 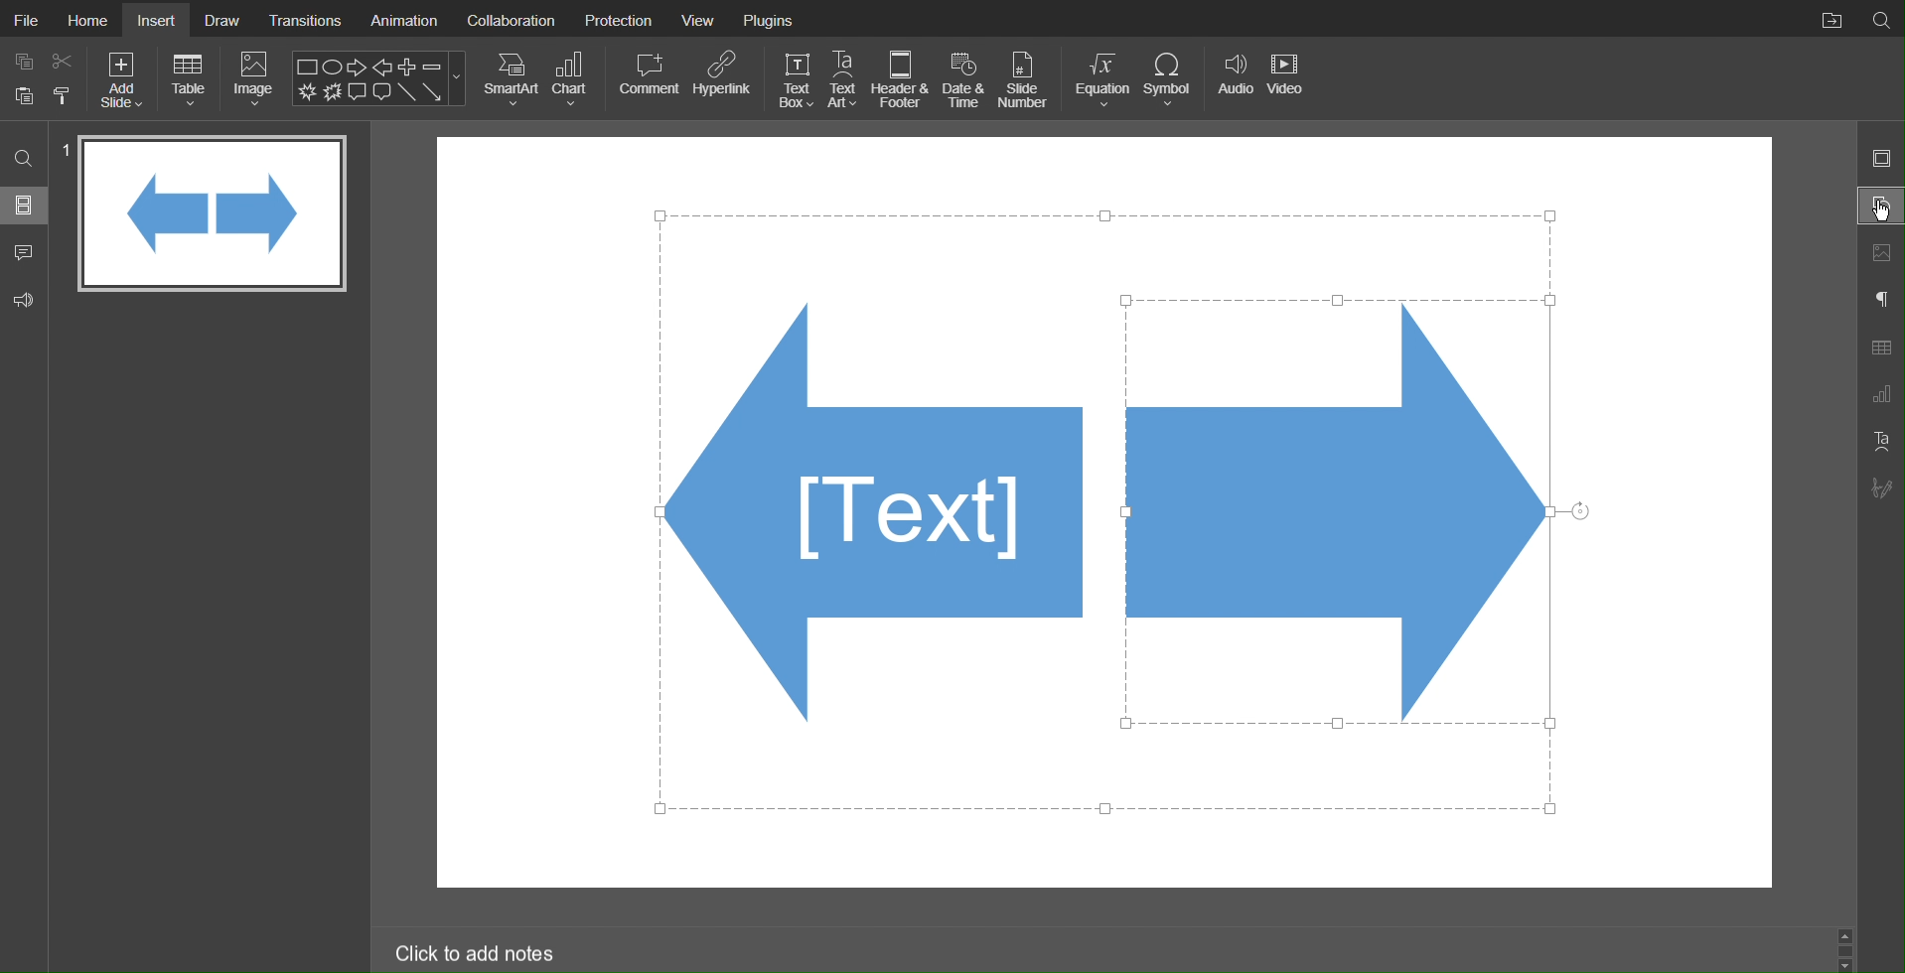 What do you see at coordinates (477, 951) in the screenshot?
I see `Click to add notes` at bounding box center [477, 951].